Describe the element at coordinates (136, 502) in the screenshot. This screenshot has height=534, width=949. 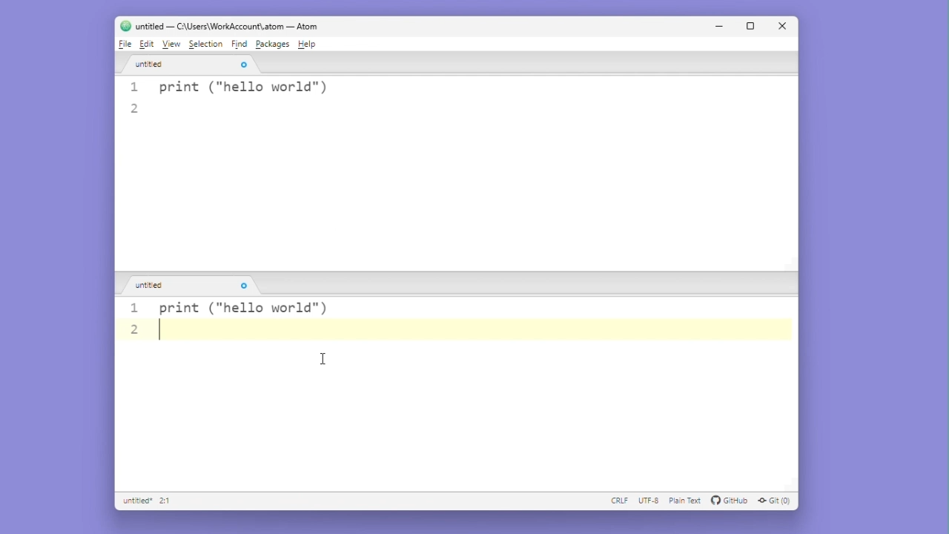
I see `Untilled` at that location.